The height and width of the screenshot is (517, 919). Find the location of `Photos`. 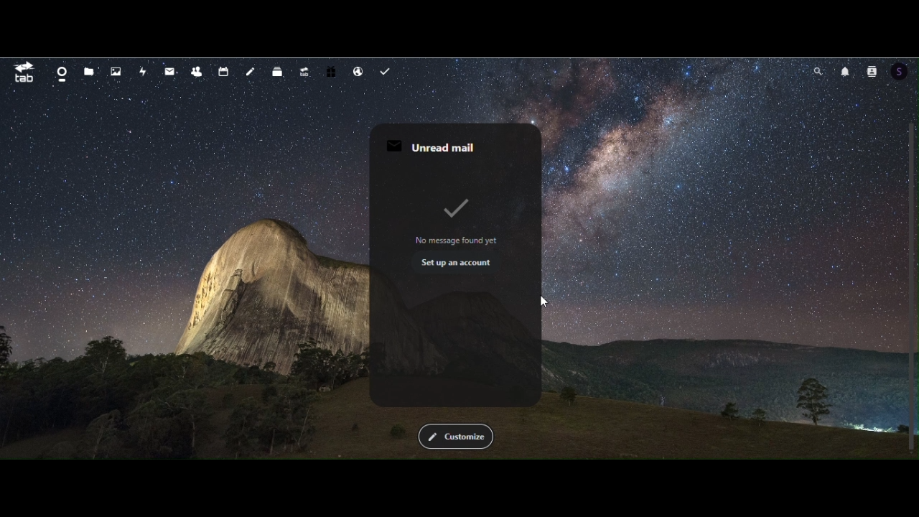

Photos is located at coordinates (116, 73).